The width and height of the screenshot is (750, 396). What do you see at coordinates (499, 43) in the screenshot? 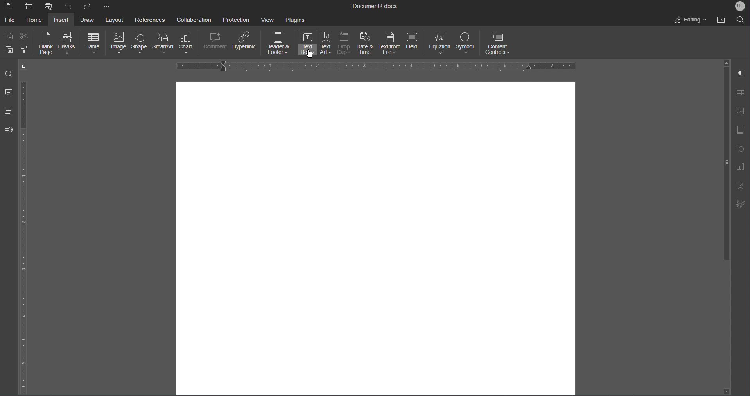
I see `Content Controls` at bounding box center [499, 43].